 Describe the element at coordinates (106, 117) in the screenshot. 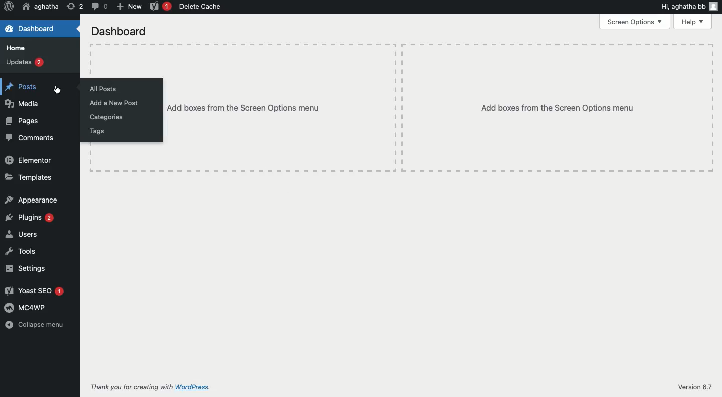

I see `Categories` at that location.